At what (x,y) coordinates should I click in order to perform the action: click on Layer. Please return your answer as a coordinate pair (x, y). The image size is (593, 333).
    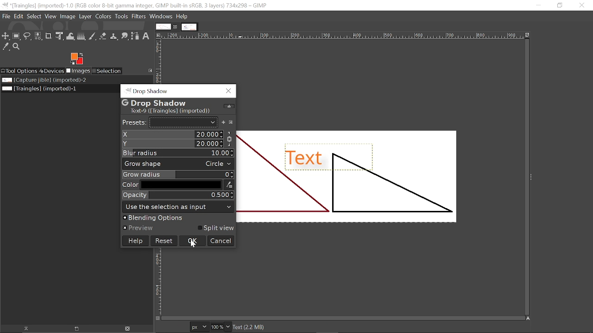
    Looking at the image, I should click on (85, 17).